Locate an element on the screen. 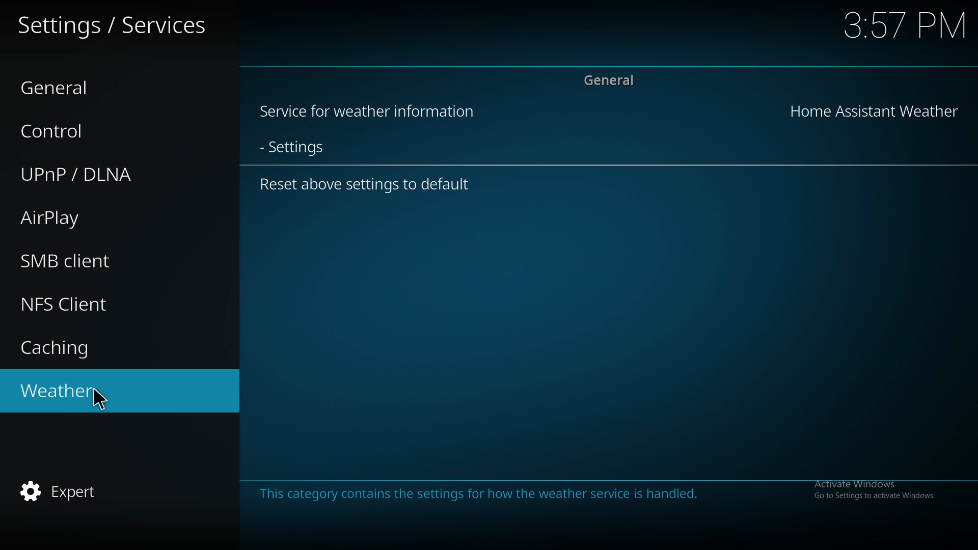 The height and width of the screenshot is (550, 978). home assistant weather is located at coordinates (876, 109).